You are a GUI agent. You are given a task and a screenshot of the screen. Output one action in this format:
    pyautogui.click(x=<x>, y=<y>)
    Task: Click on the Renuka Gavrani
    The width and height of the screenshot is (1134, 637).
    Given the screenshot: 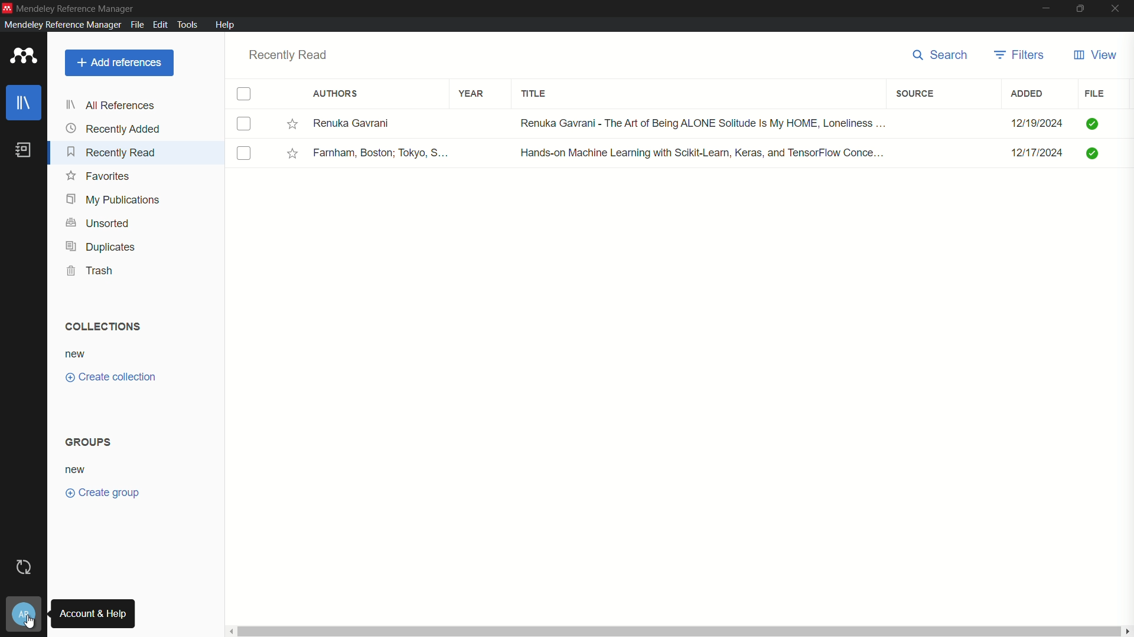 What is the action you would take?
    pyautogui.click(x=379, y=124)
    